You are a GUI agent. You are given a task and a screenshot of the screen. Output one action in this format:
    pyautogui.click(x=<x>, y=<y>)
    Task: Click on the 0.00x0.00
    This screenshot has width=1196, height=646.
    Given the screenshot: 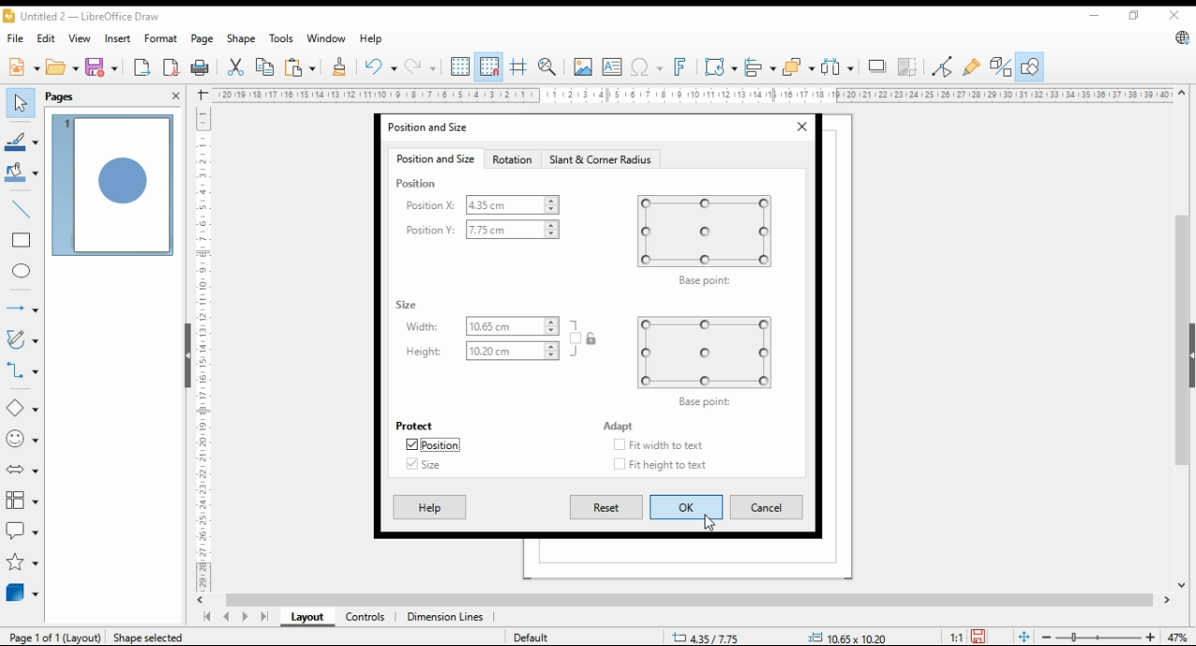 What is the action you would take?
    pyautogui.click(x=845, y=638)
    